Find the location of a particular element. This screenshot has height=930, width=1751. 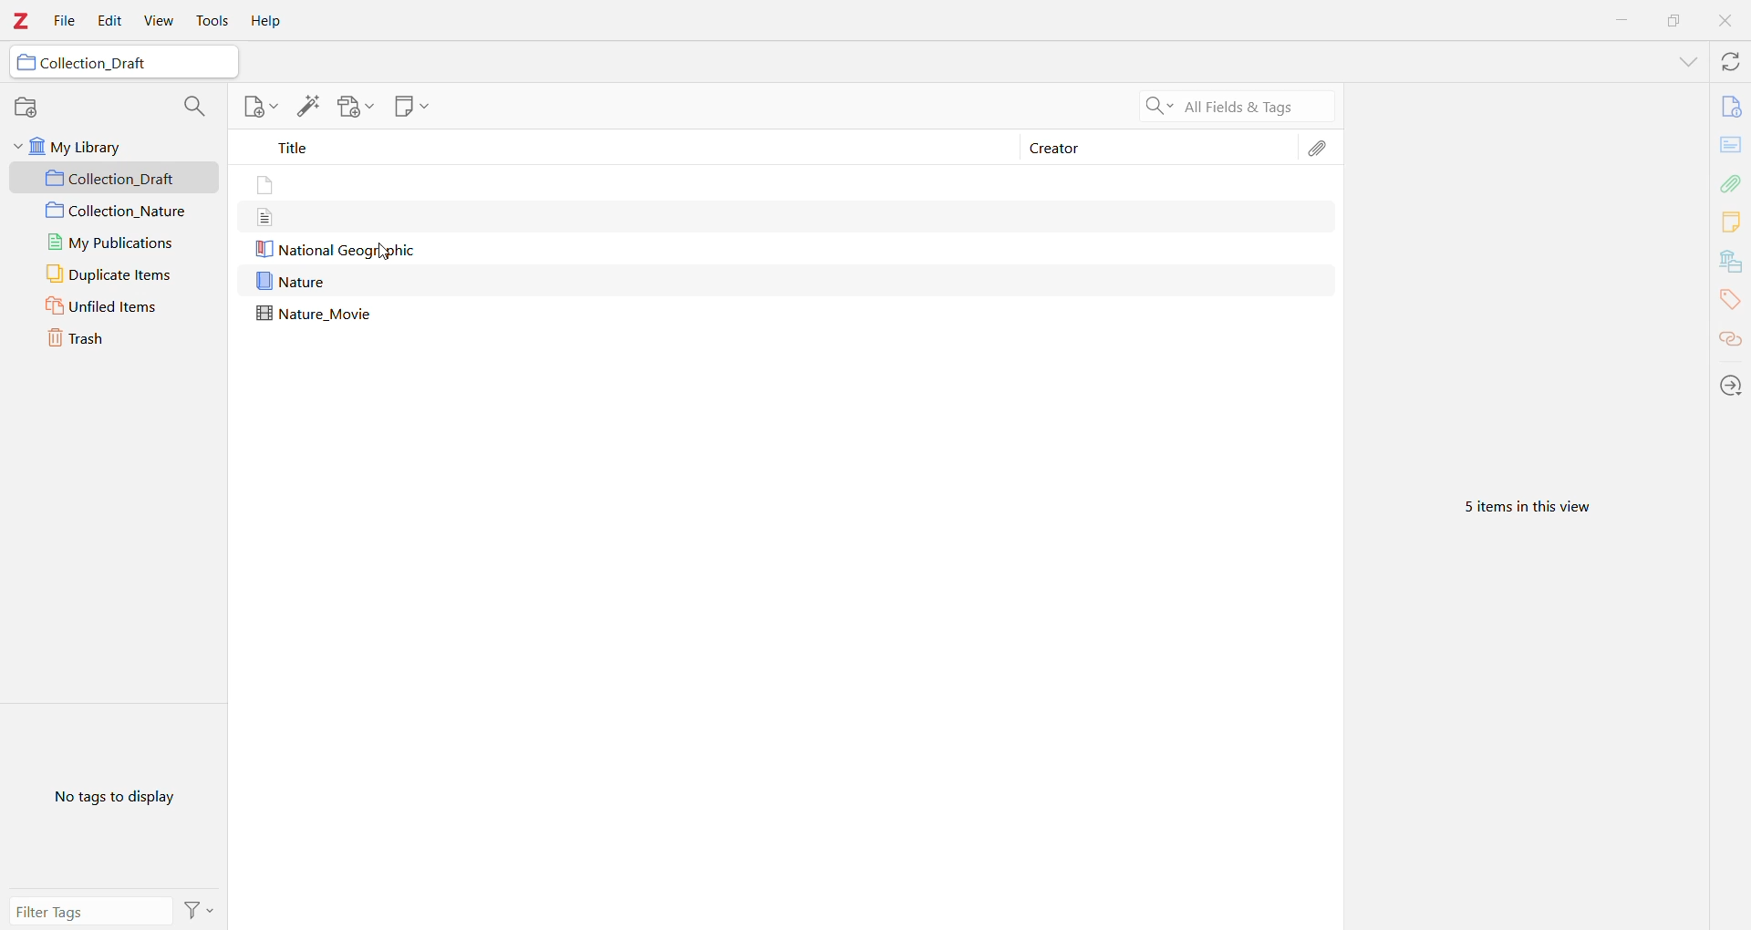

nature is located at coordinates (295, 282).